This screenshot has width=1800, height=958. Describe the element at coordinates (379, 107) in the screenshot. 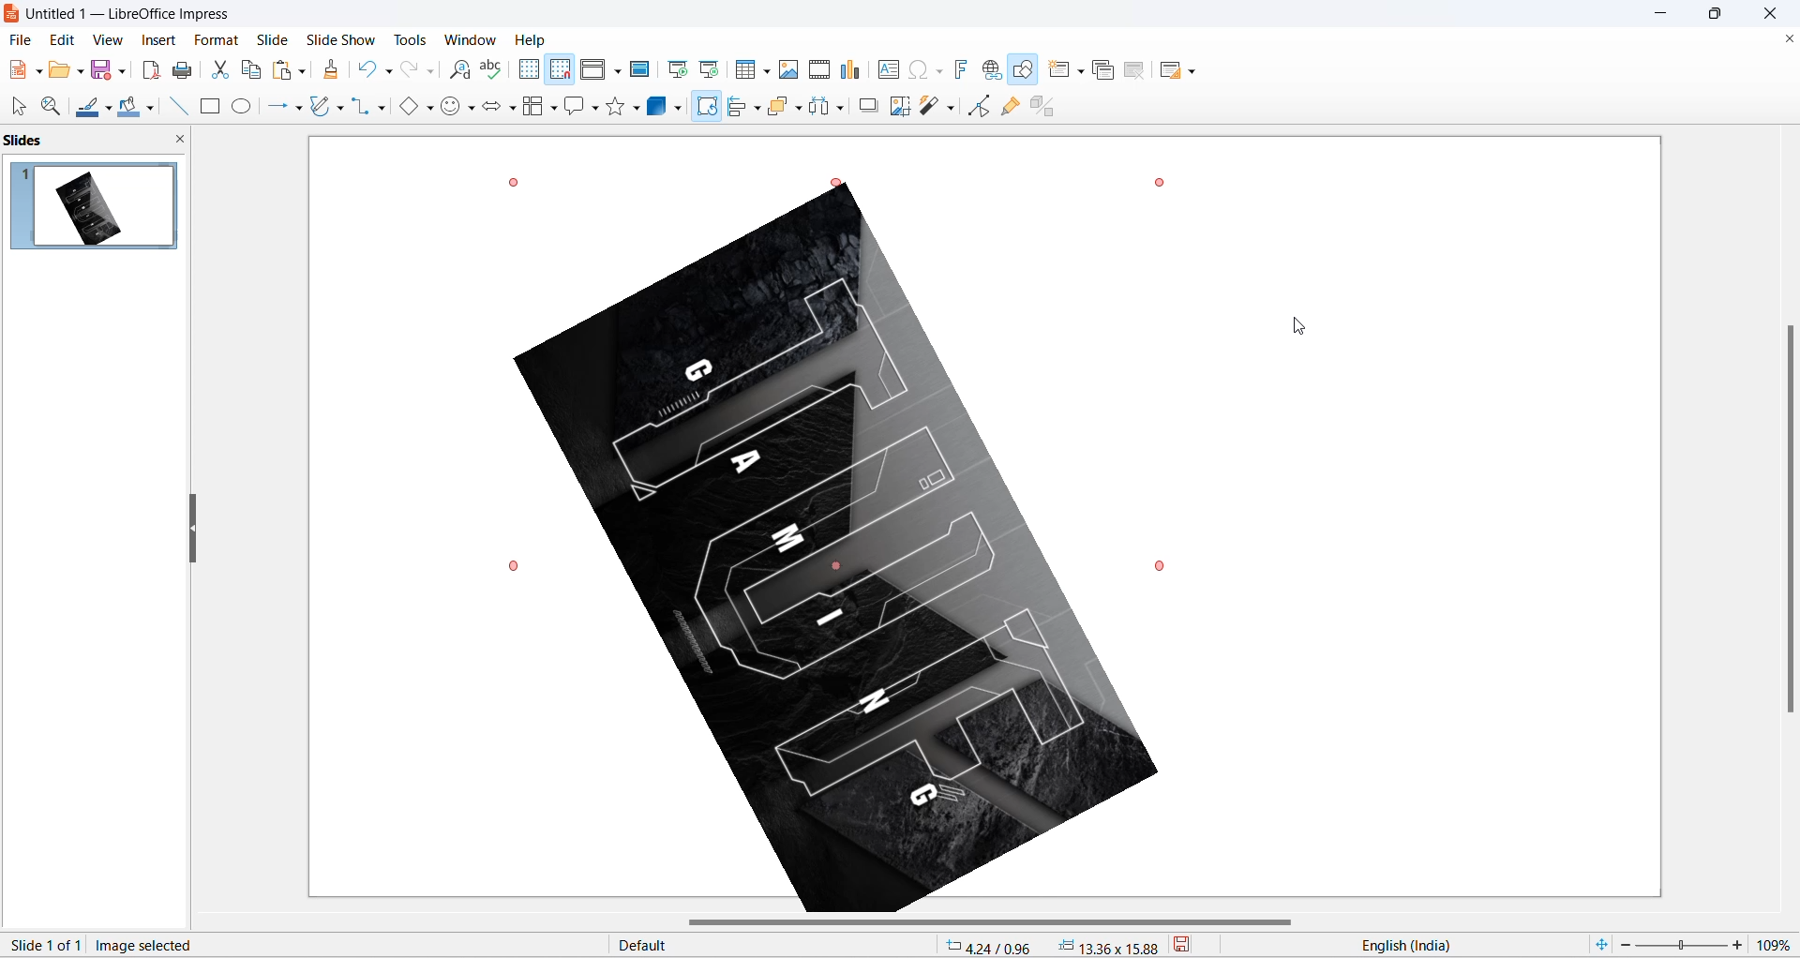

I see `connectors options` at that location.